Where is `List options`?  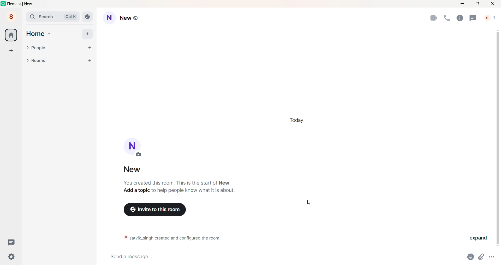
List options is located at coordinates (79, 61).